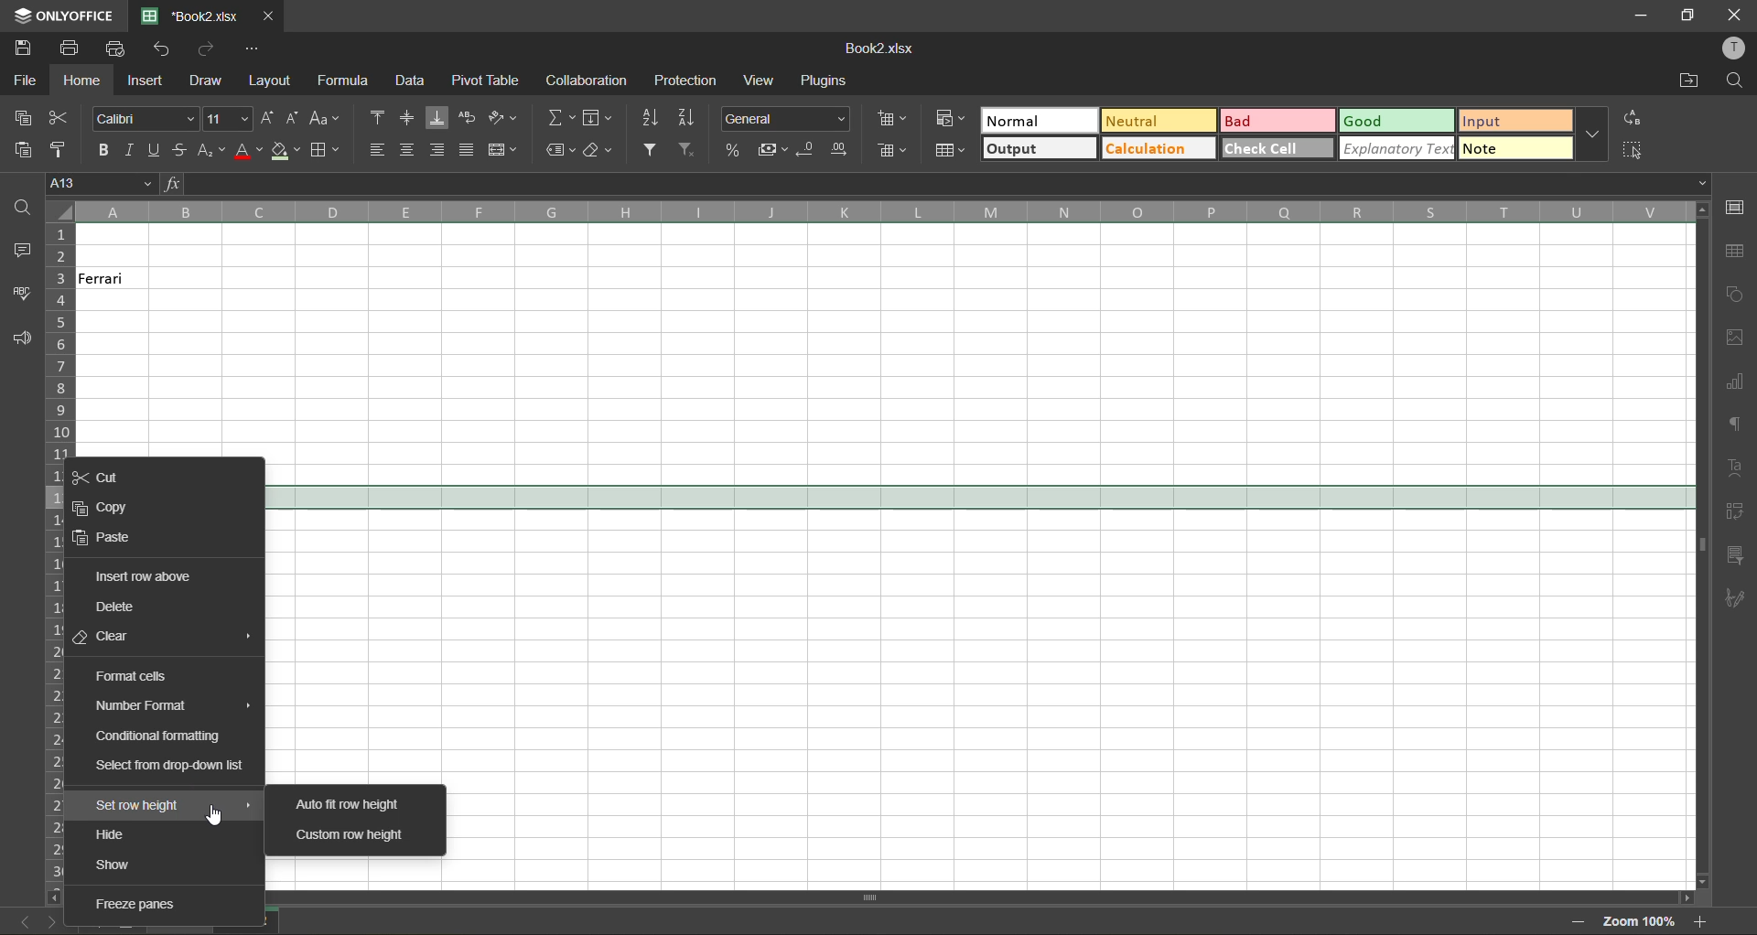 This screenshot has width=1757, height=935. Describe the element at coordinates (350, 803) in the screenshot. I see `auto fit row height` at that location.